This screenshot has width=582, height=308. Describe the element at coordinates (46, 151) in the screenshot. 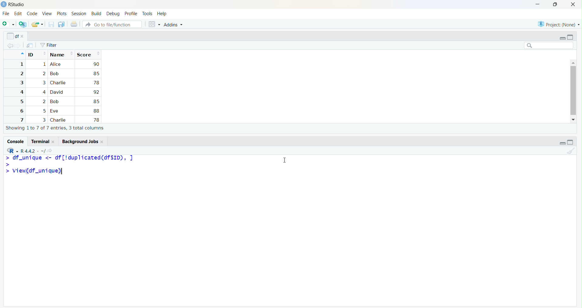

I see `. ~/>` at that location.